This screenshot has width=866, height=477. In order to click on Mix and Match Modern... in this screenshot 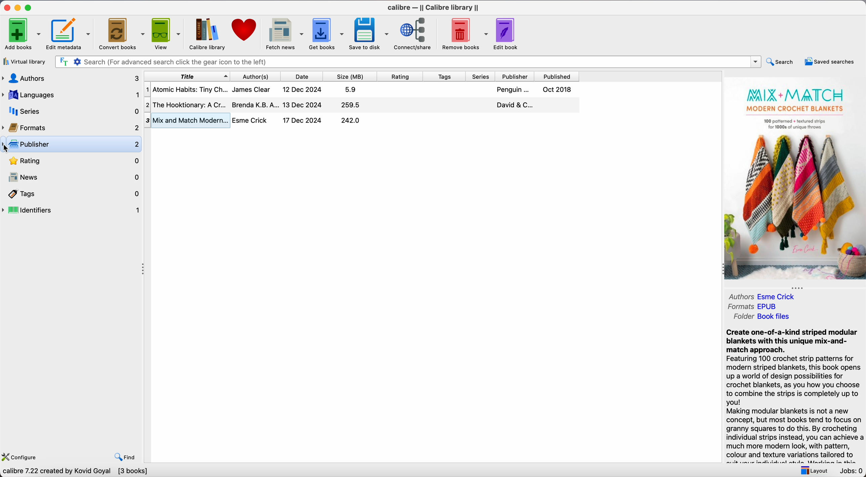, I will do `click(258, 121)`.